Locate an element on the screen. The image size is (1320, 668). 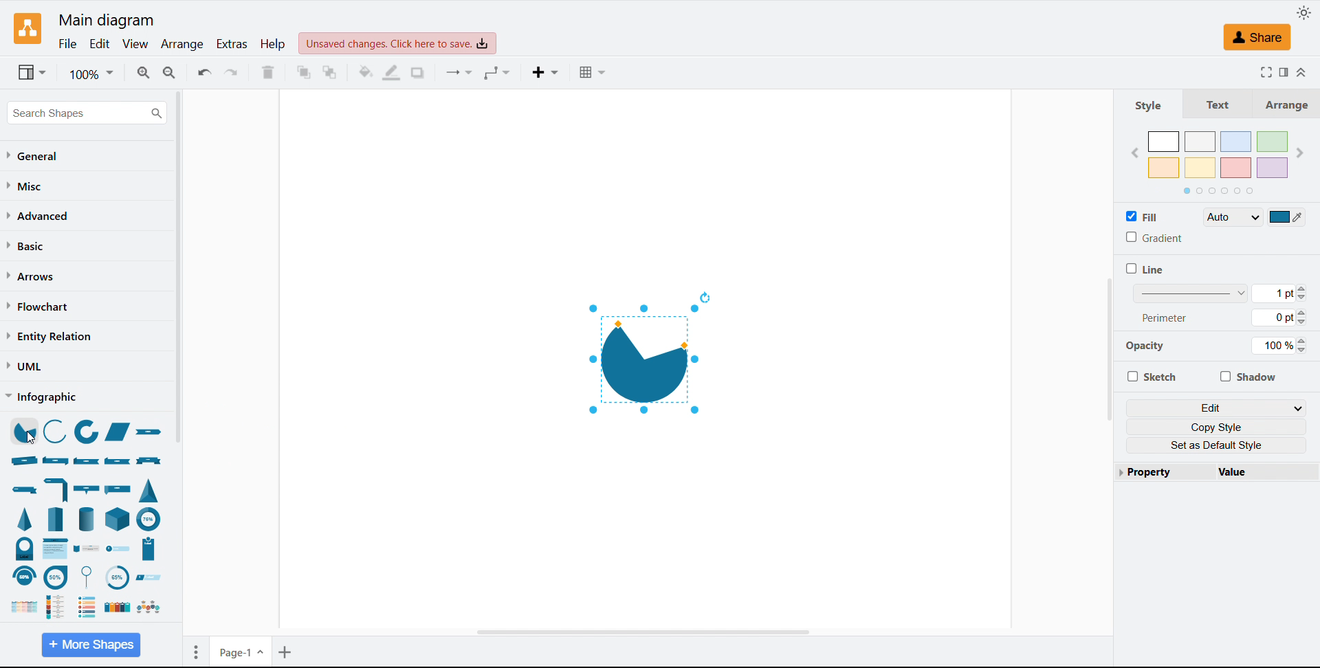
pyramid is located at coordinates (24, 522).